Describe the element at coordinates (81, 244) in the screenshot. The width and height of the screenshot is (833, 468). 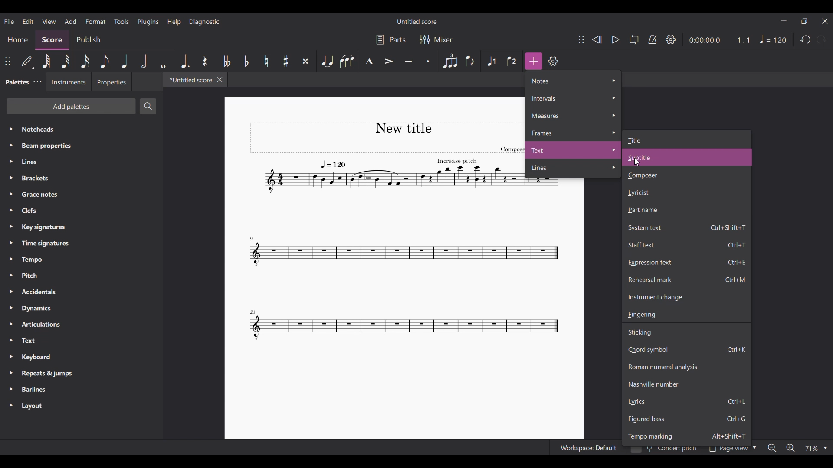
I see `Time signatures` at that location.